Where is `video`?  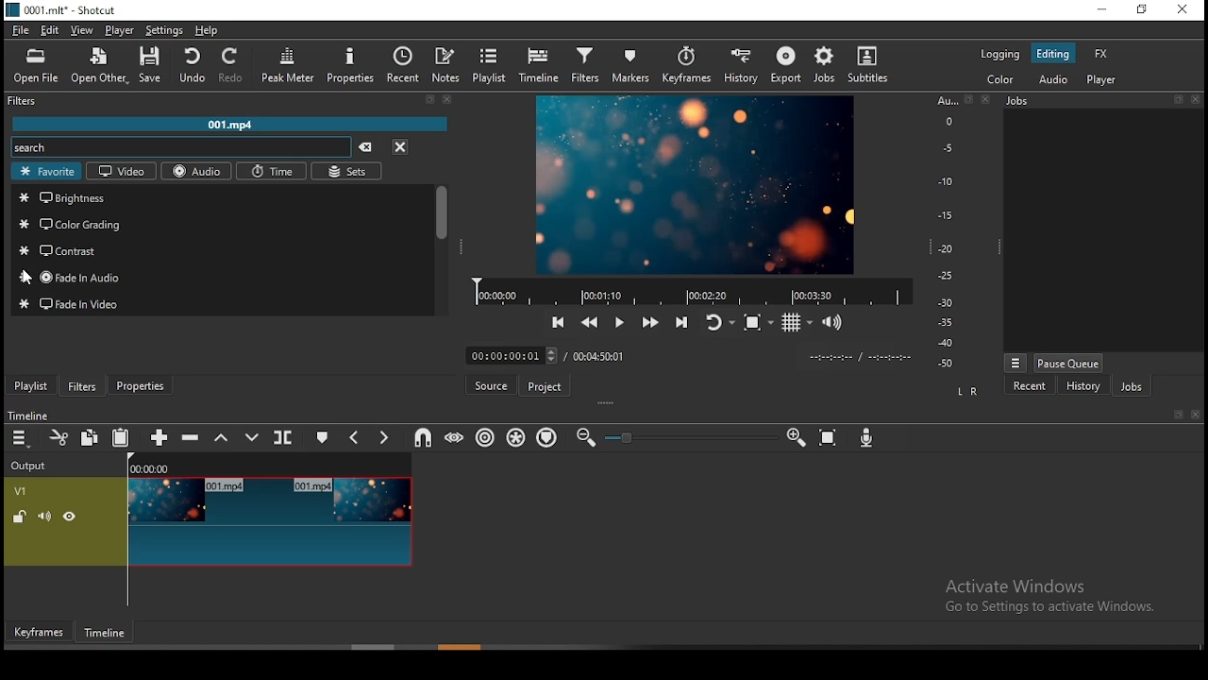
video is located at coordinates (121, 173).